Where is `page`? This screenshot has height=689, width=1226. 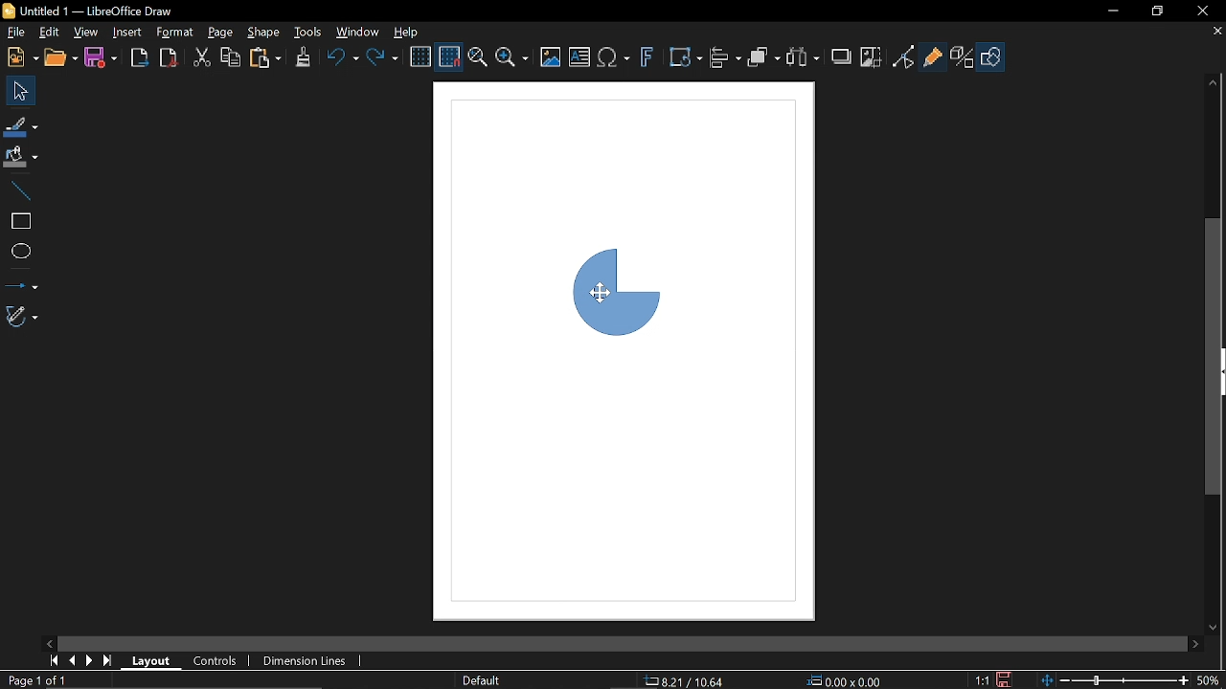 page is located at coordinates (220, 34).